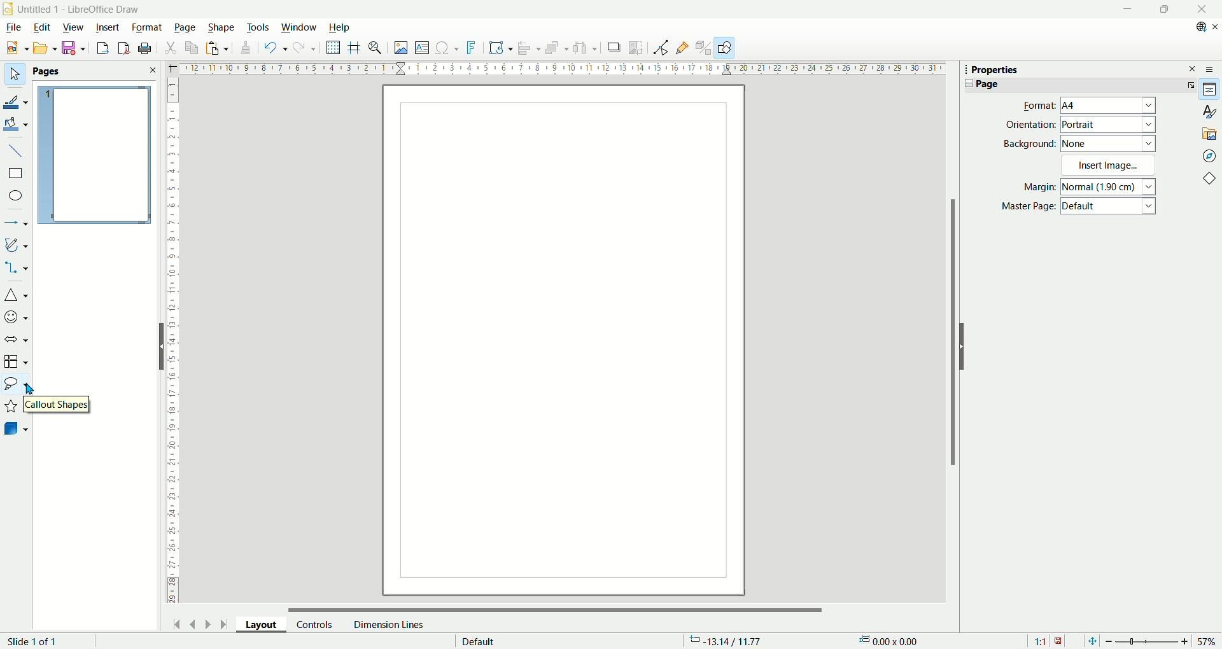  Describe the element at coordinates (35, 641) in the screenshot. I see `slide number` at that location.